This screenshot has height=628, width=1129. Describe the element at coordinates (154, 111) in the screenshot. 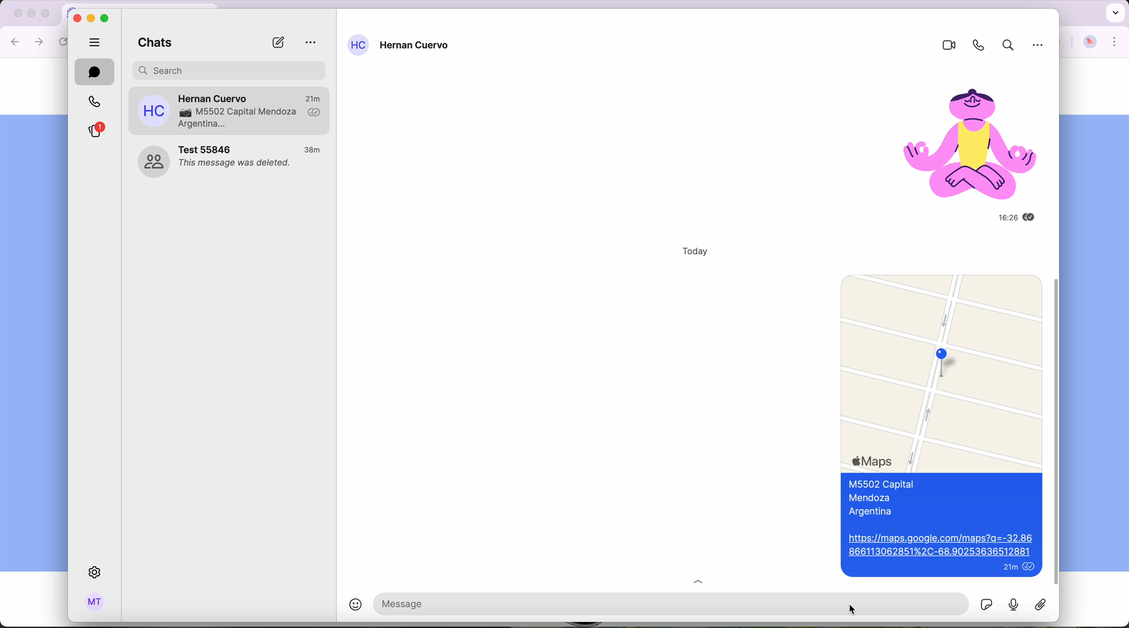

I see `profile icon` at that location.